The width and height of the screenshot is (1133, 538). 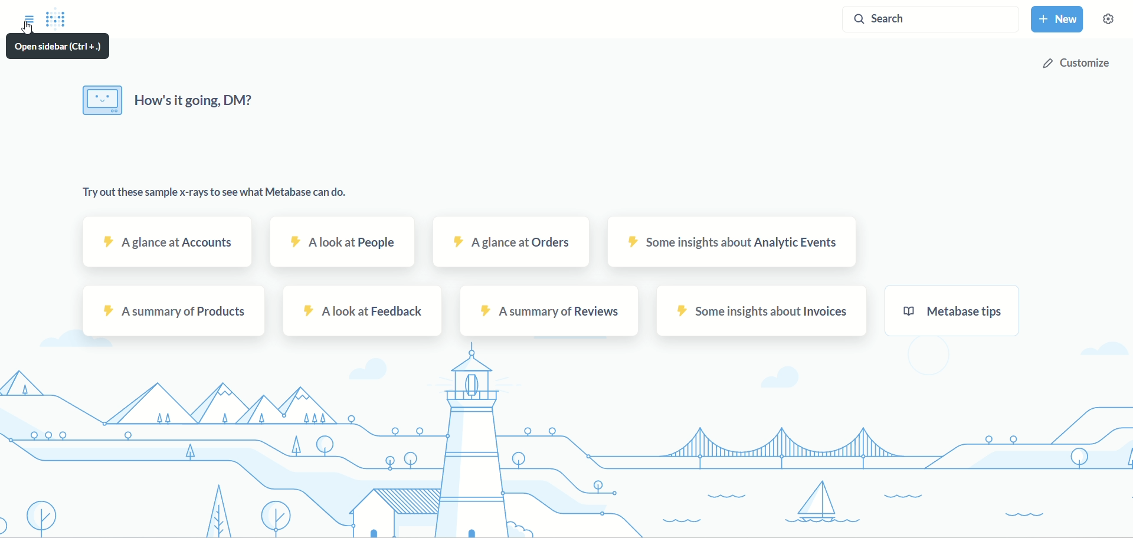 What do you see at coordinates (29, 16) in the screenshot?
I see `SHOW SIDEBAR ` at bounding box center [29, 16].